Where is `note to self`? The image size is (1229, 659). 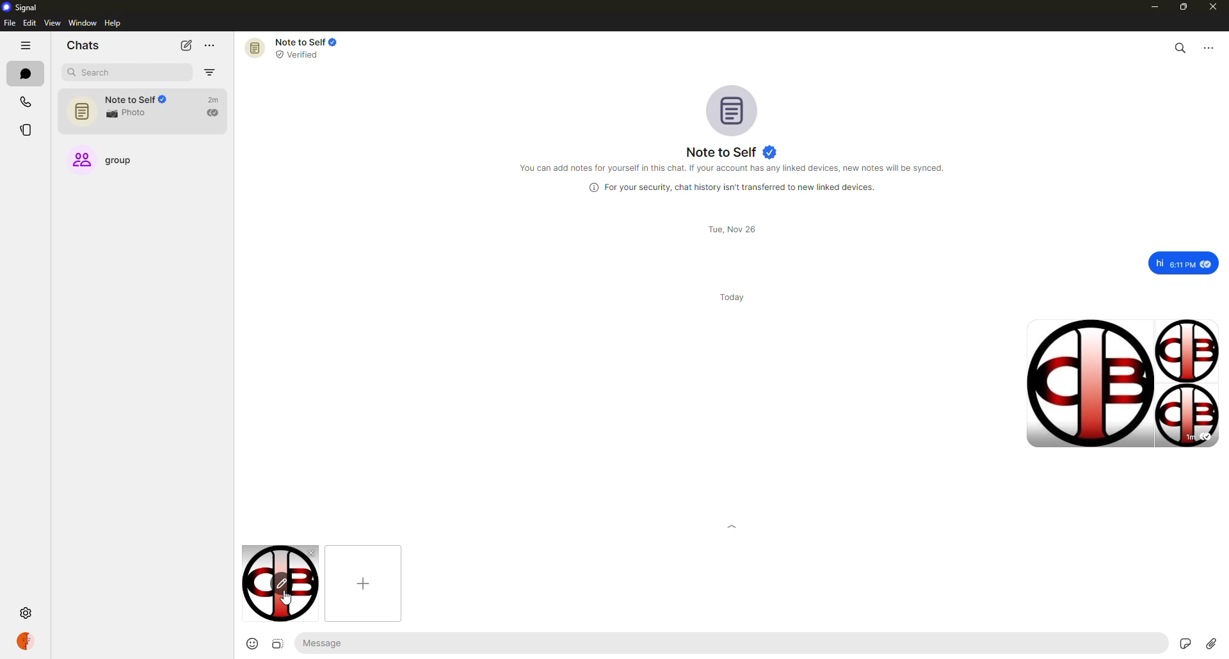 note to self is located at coordinates (731, 152).